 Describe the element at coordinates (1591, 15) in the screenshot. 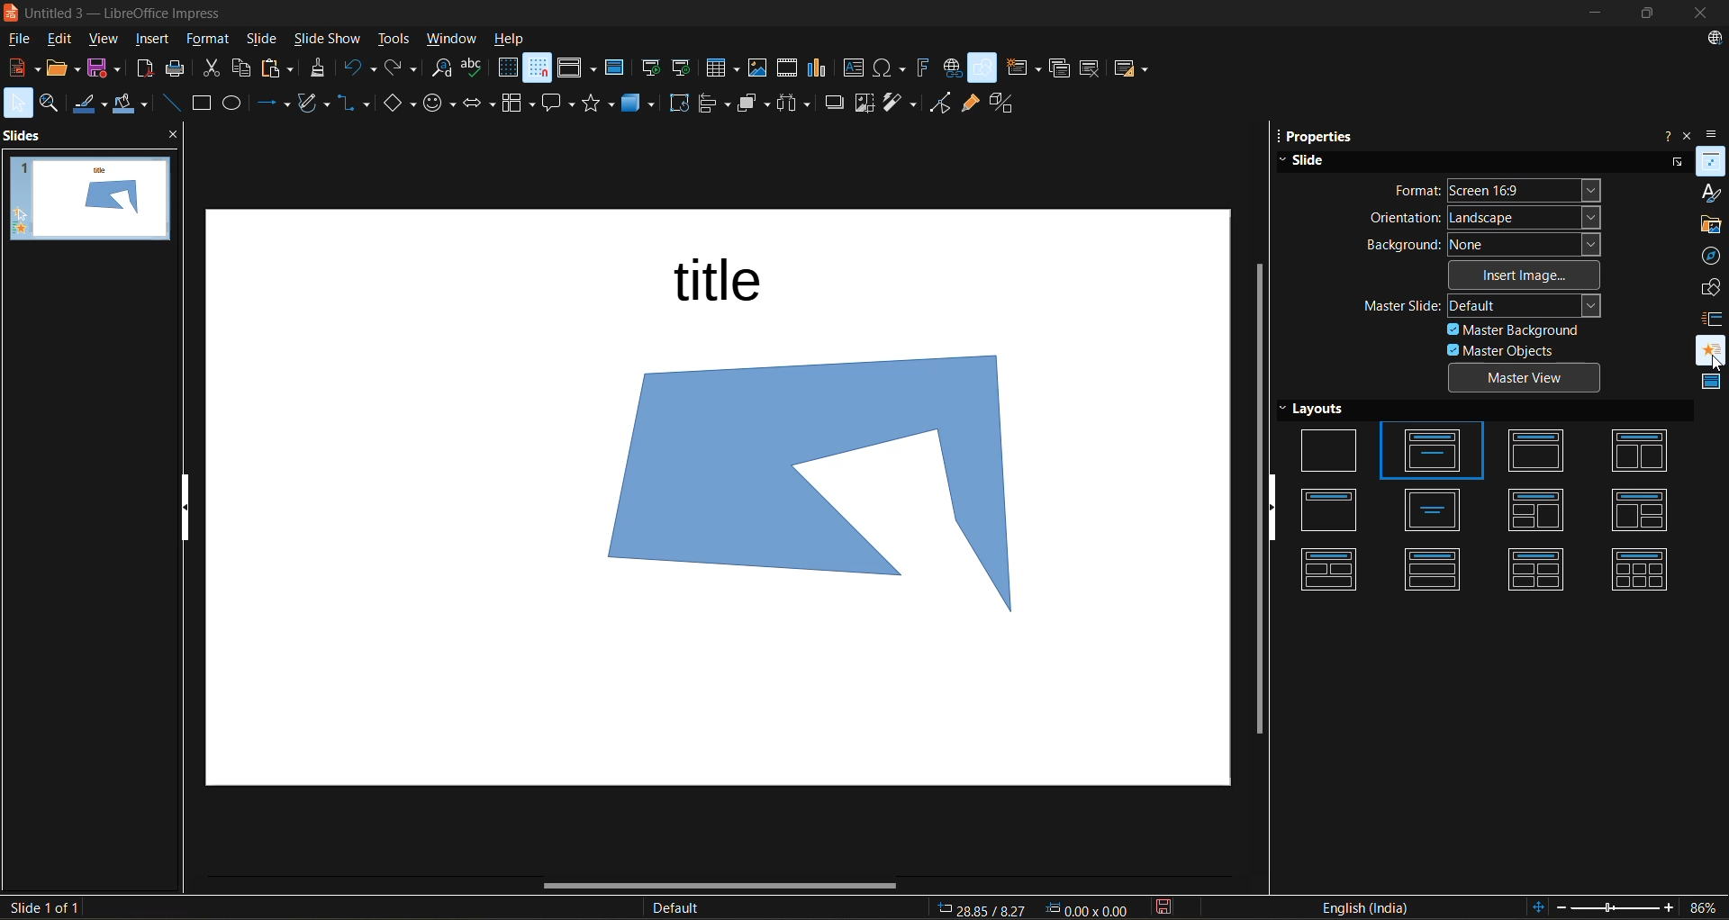

I see `minimize` at that location.